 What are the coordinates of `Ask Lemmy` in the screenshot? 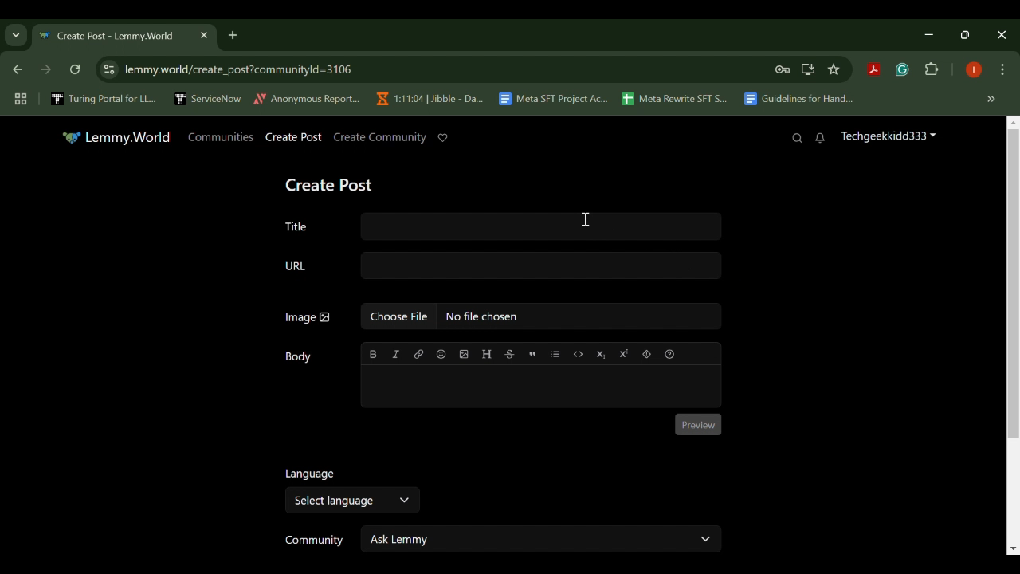 It's located at (542, 538).